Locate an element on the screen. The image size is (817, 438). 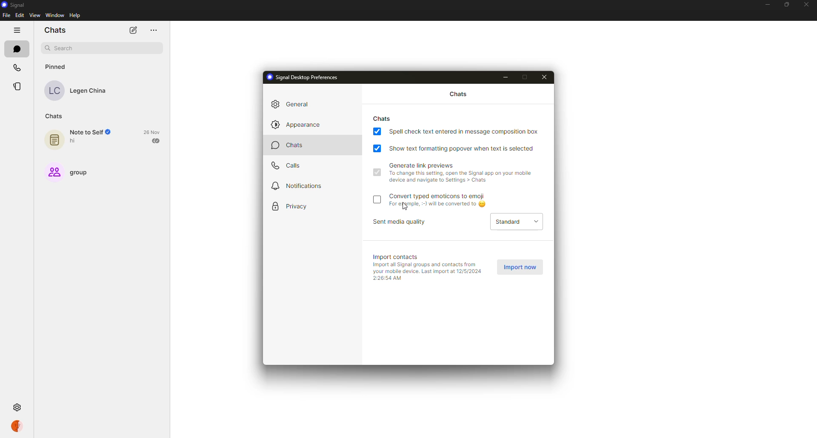
maximize is located at coordinates (527, 77).